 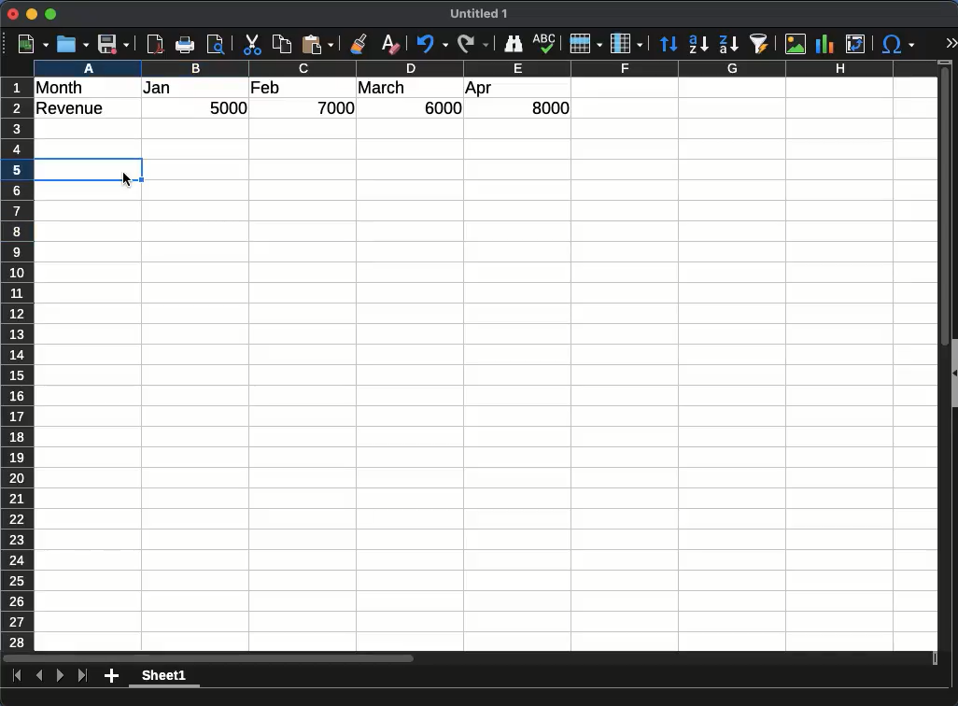 What do you see at coordinates (71, 108) in the screenshot?
I see `revenue ` at bounding box center [71, 108].